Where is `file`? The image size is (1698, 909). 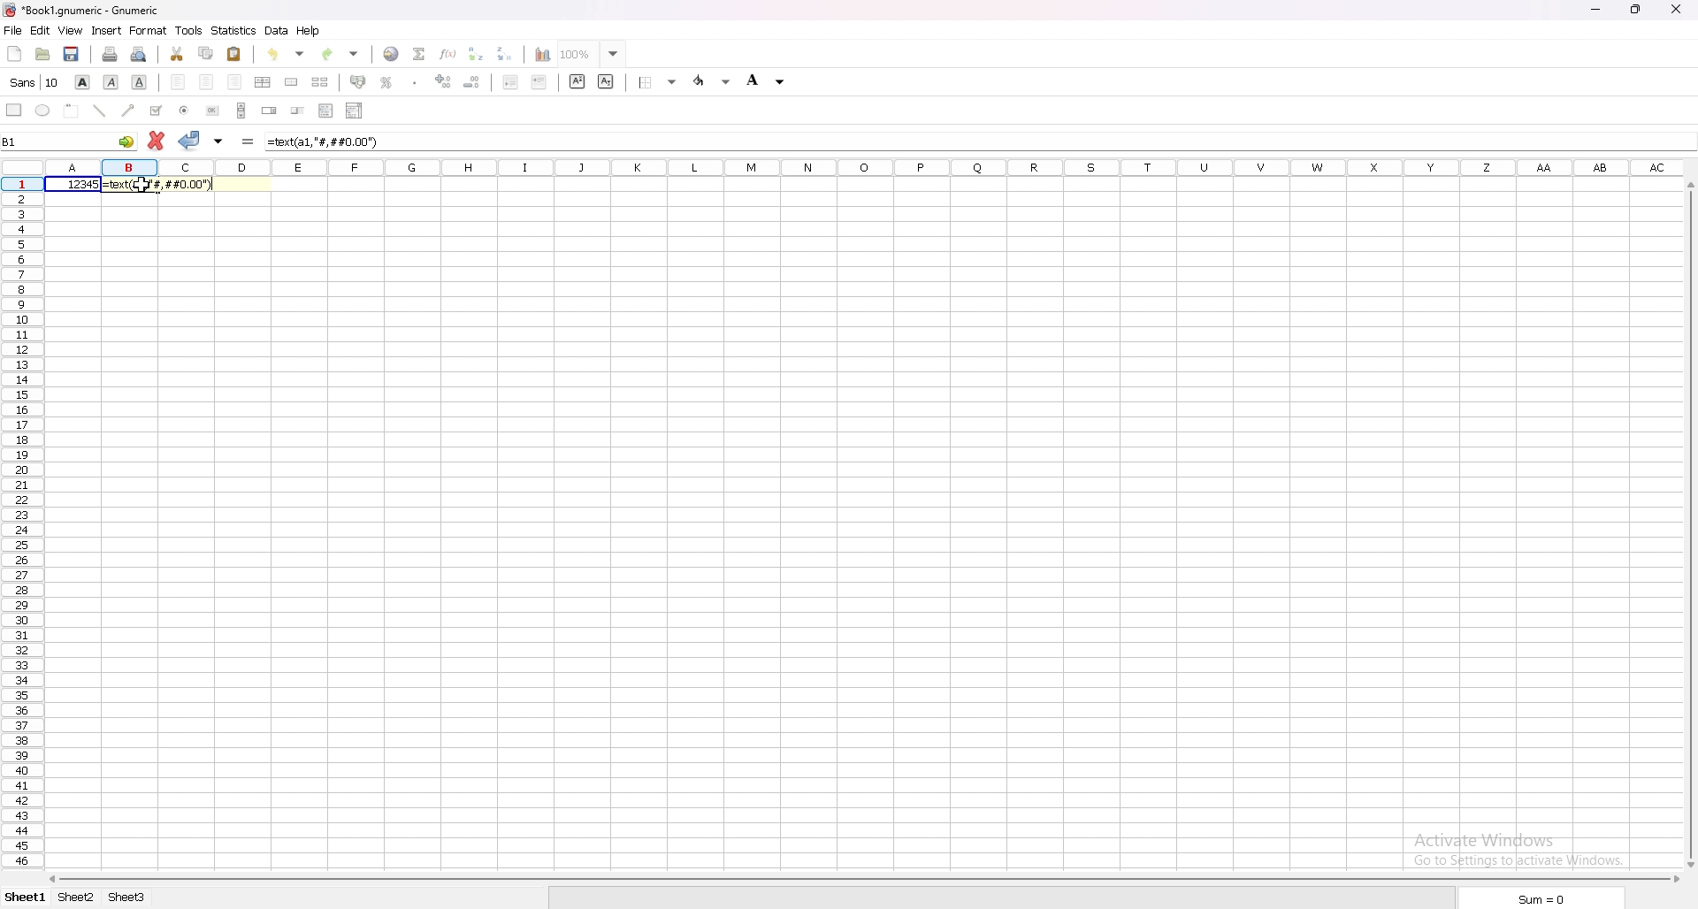 file is located at coordinates (12, 31).